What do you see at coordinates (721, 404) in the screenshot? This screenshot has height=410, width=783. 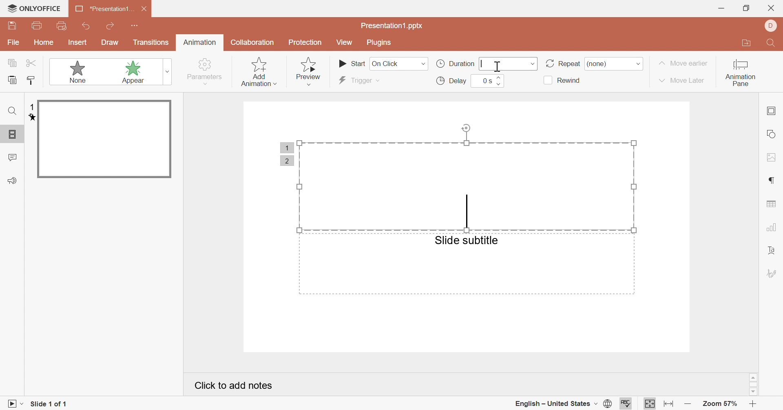 I see `zoom 57%` at bounding box center [721, 404].